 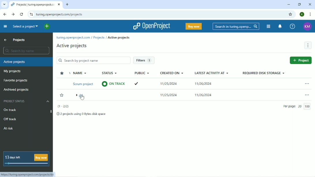 What do you see at coordinates (172, 73) in the screenshot?
I see `Created on` at bounding box center [172, 73].